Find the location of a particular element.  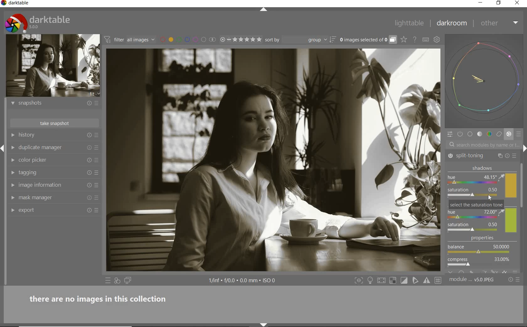

cursor position is located at coordinates (490, 198).